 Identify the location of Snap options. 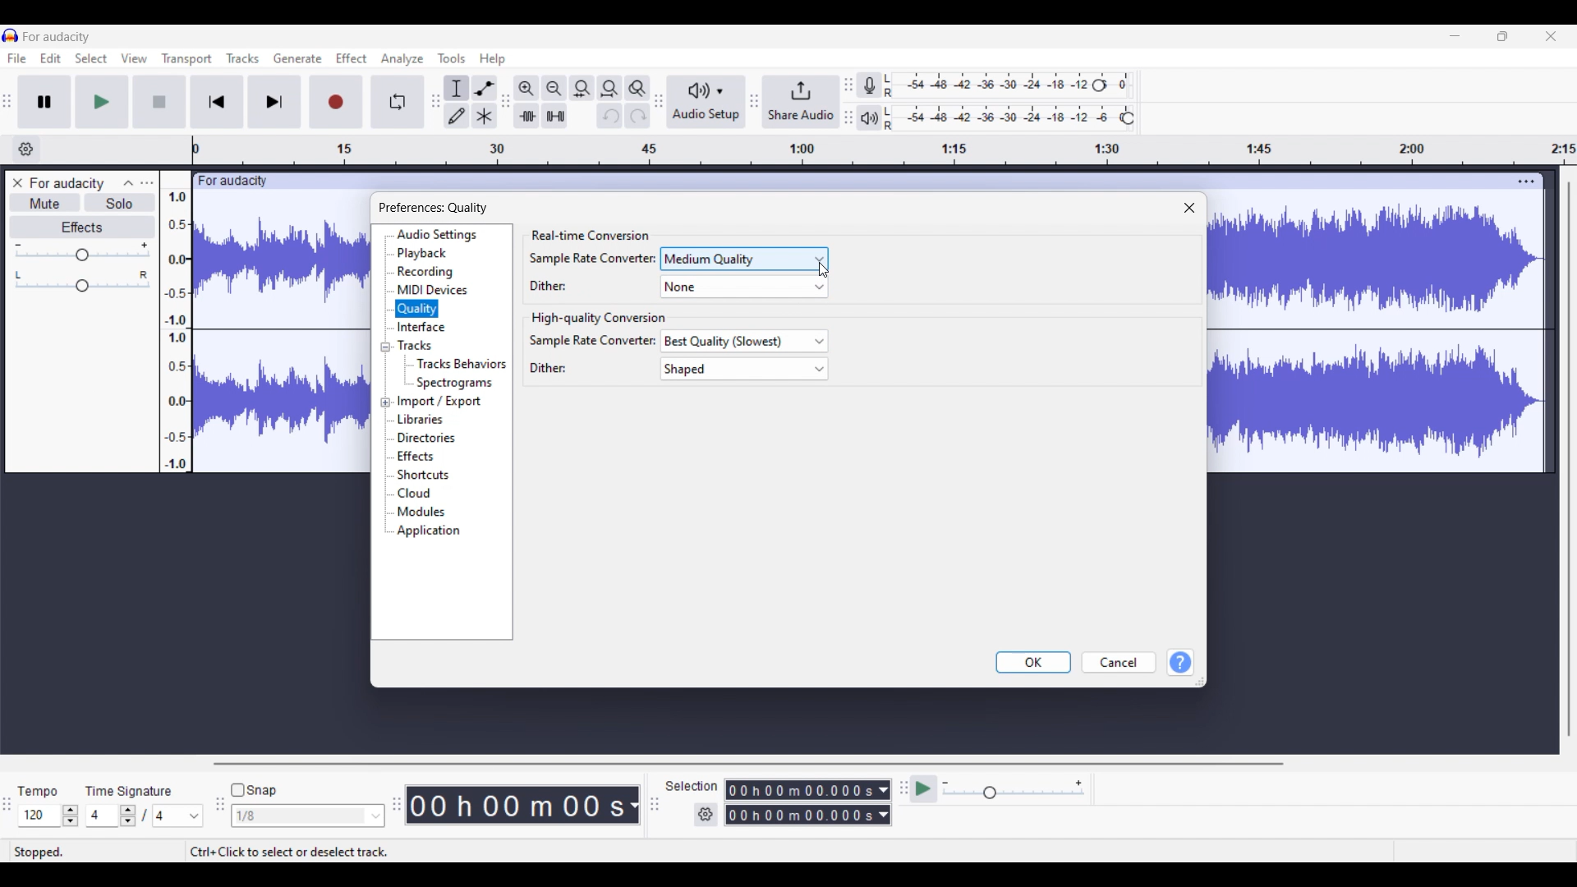
(309, 816).